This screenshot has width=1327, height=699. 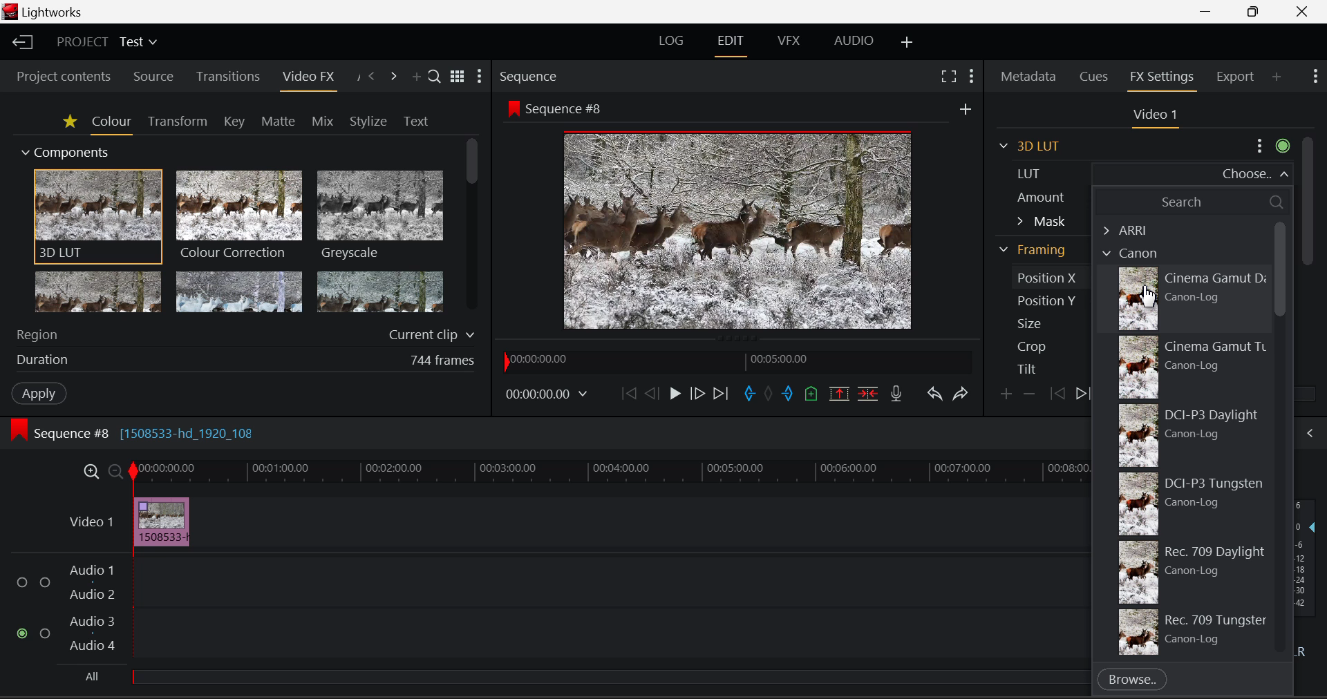 I want to click on , so click(x=965, y=108).